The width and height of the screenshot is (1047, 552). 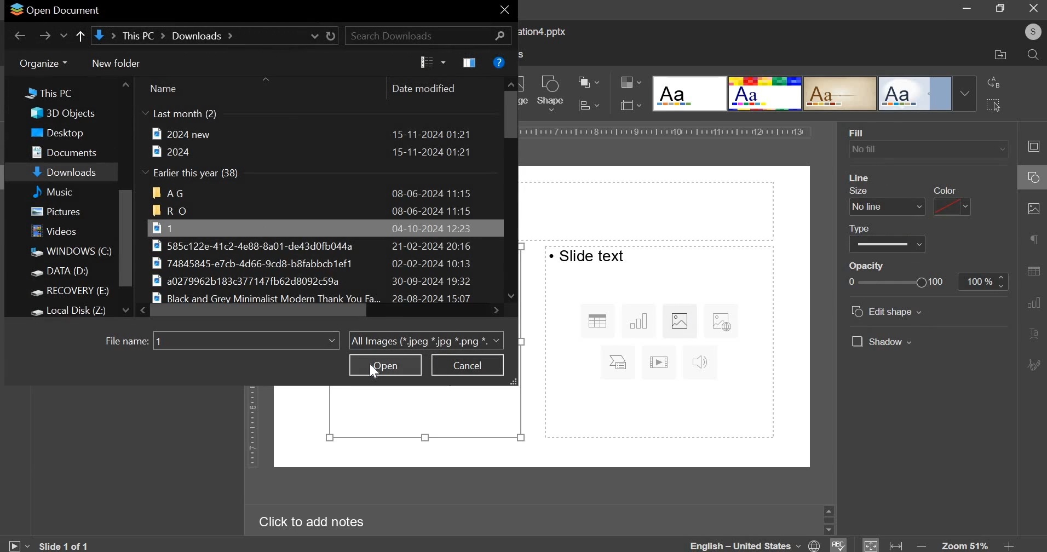 I want to click on line type, so click(x=887, y=244).